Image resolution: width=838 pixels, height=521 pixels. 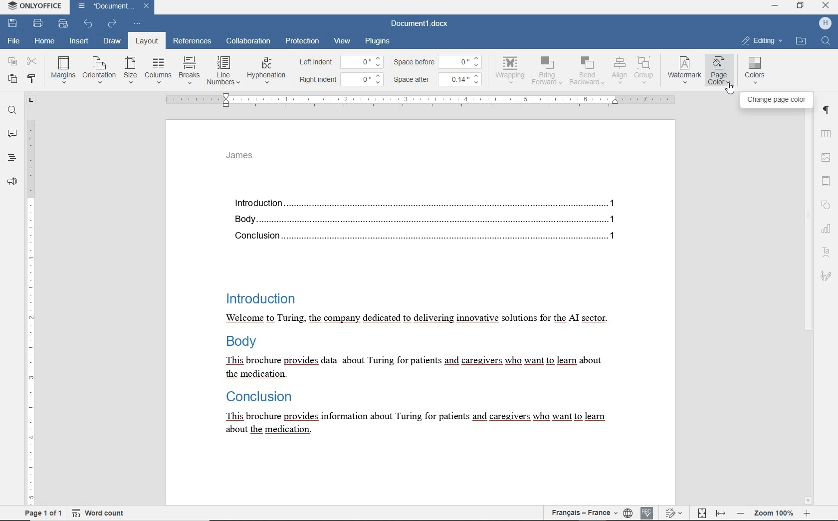 I want to click on fit to page, so click(x=702, y=512).